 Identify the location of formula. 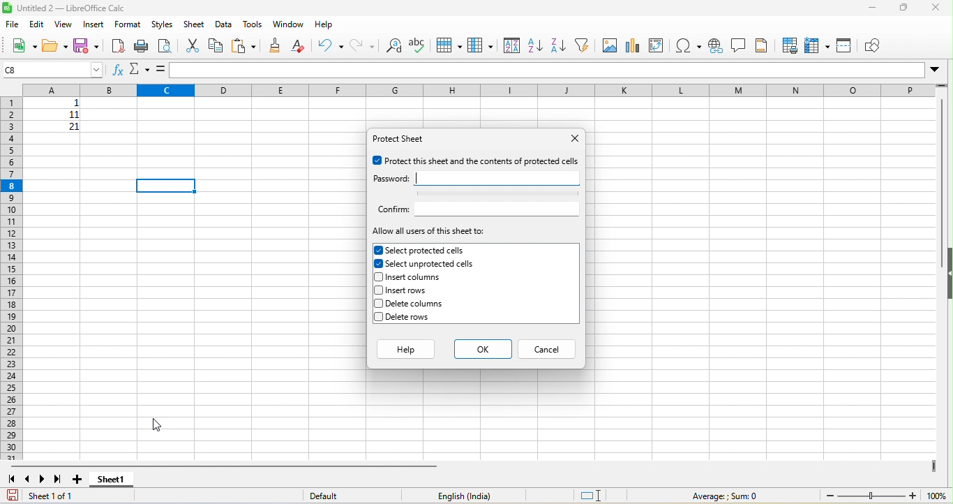
(723, 496).